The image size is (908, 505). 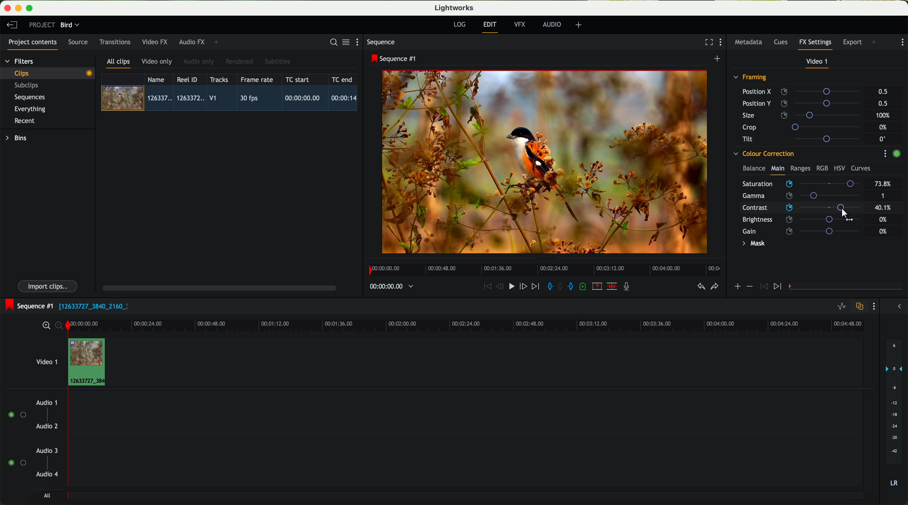 What do you see at coordinates (218, 80) in the screenshot?
I see `tracks` at bounding box center [218, 80].